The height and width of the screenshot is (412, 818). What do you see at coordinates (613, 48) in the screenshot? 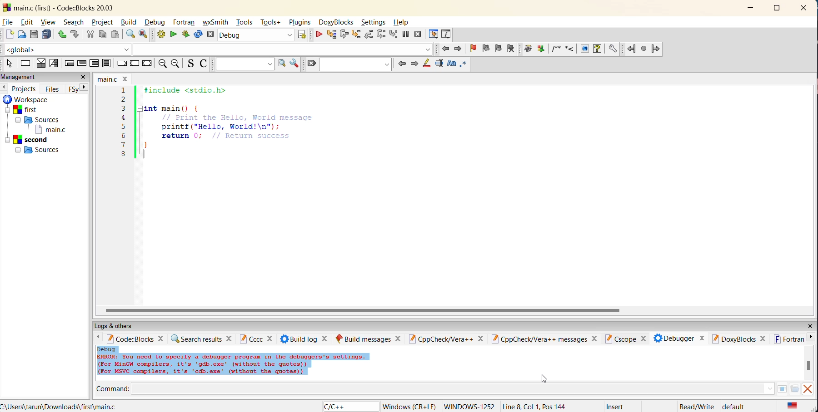
I see `Doxyblock preferences` at bounding box center [613, 48].